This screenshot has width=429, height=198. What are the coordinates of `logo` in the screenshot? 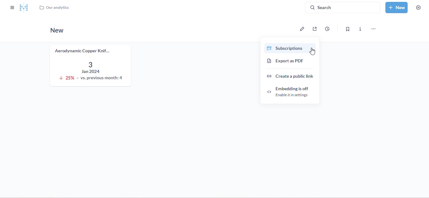 It's located at (24, 7).